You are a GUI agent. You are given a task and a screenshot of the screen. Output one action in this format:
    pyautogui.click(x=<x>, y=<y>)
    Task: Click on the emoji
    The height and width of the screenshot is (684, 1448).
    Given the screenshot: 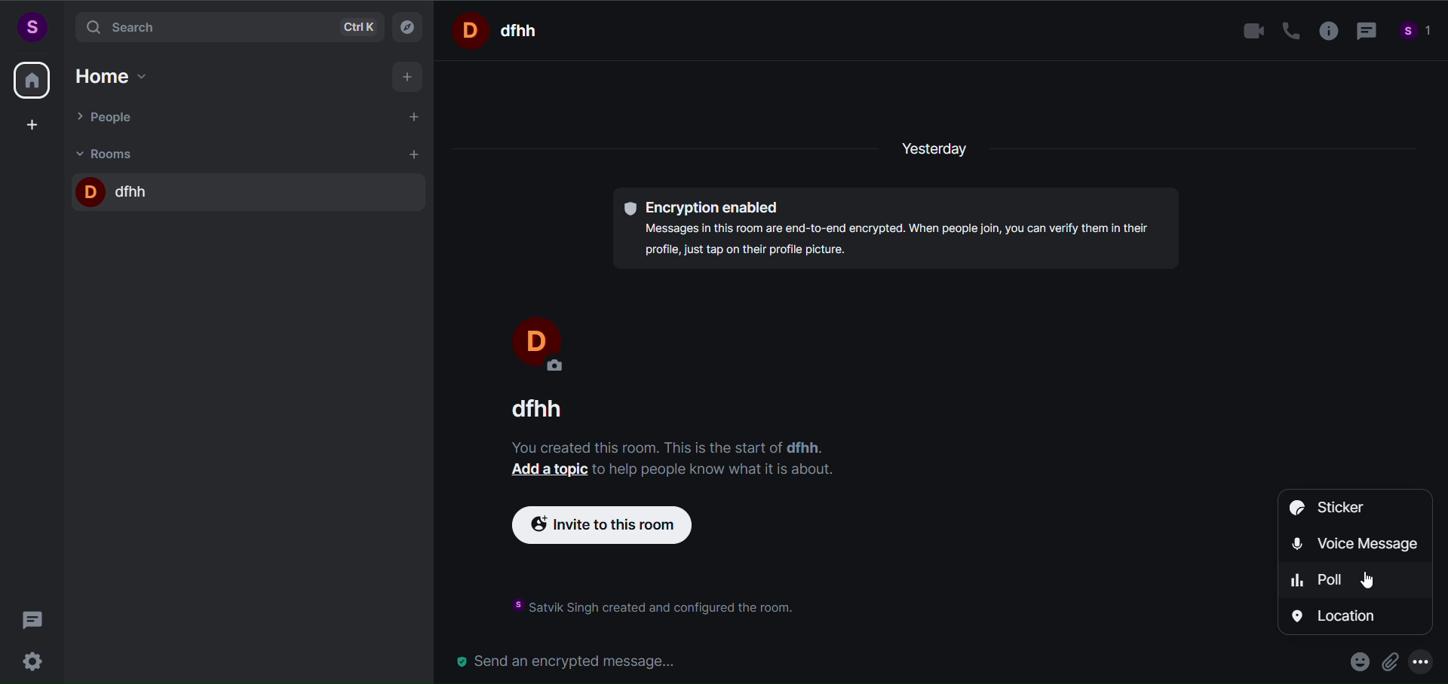 What is the action you would take?
    pyautogui.click(x=1354, y=661)
    